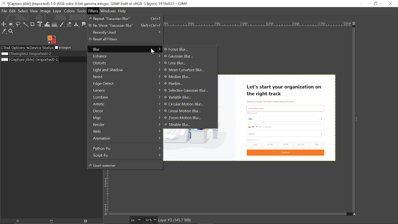 This screenshot has width=398, height=224. I want to click on Blur, so click(125, 49).